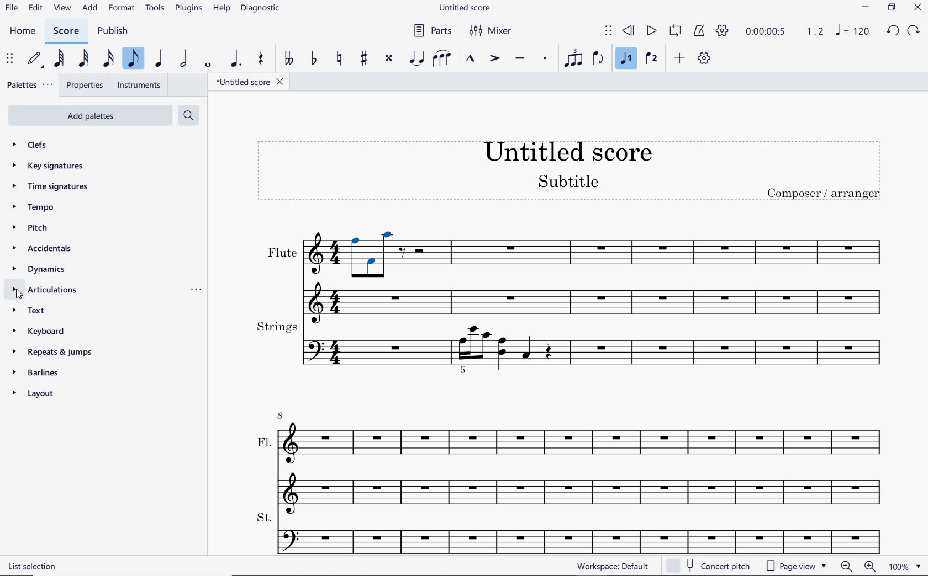  Describe the element at coordinates (189, 9) in the screenshot. I see `PLUGINS` at that location.